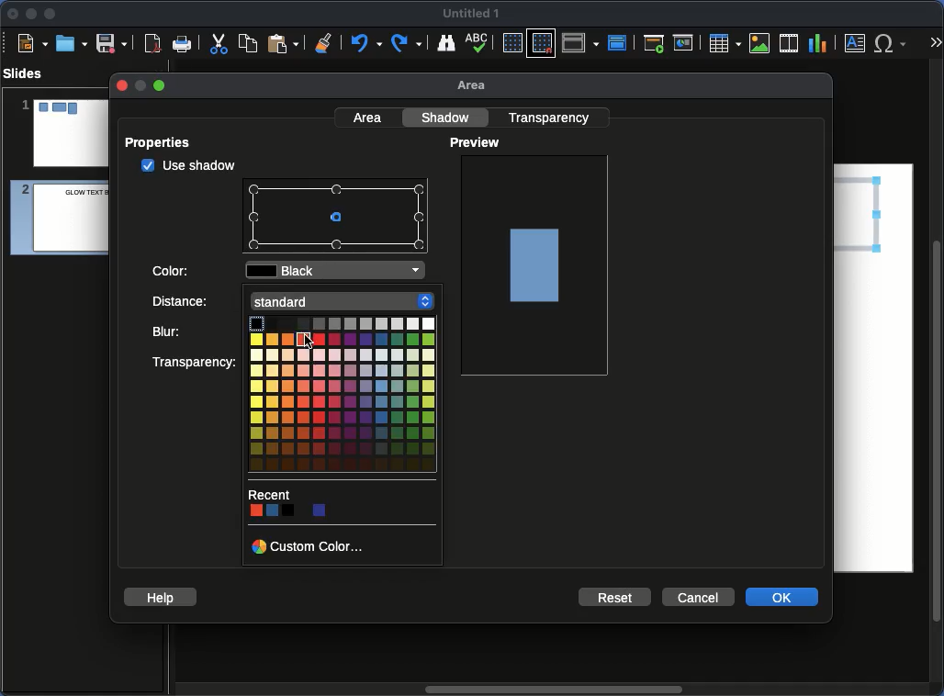 The height and width of the screenshot is (696, 944). What do you see at coordinates (511, 44) in the screenshot?
I see `Display grid` at bounding box center [511, 44].